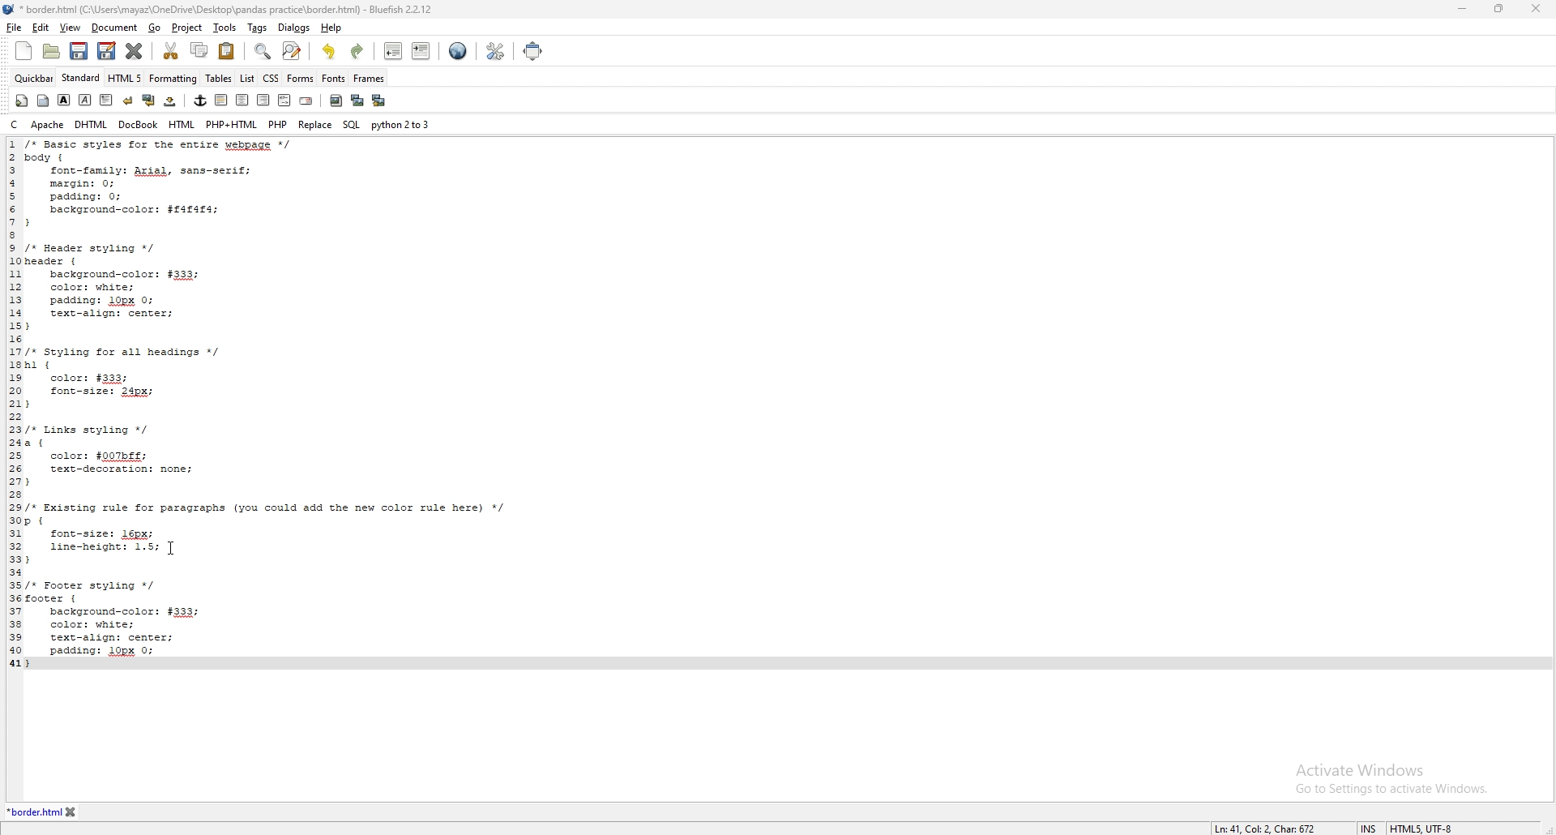 The height and width of the screenshot is (835, 1556). What do you see at coordinates (271, 78) in the screenshot?
I see `css` at bounding box center [271, 78].